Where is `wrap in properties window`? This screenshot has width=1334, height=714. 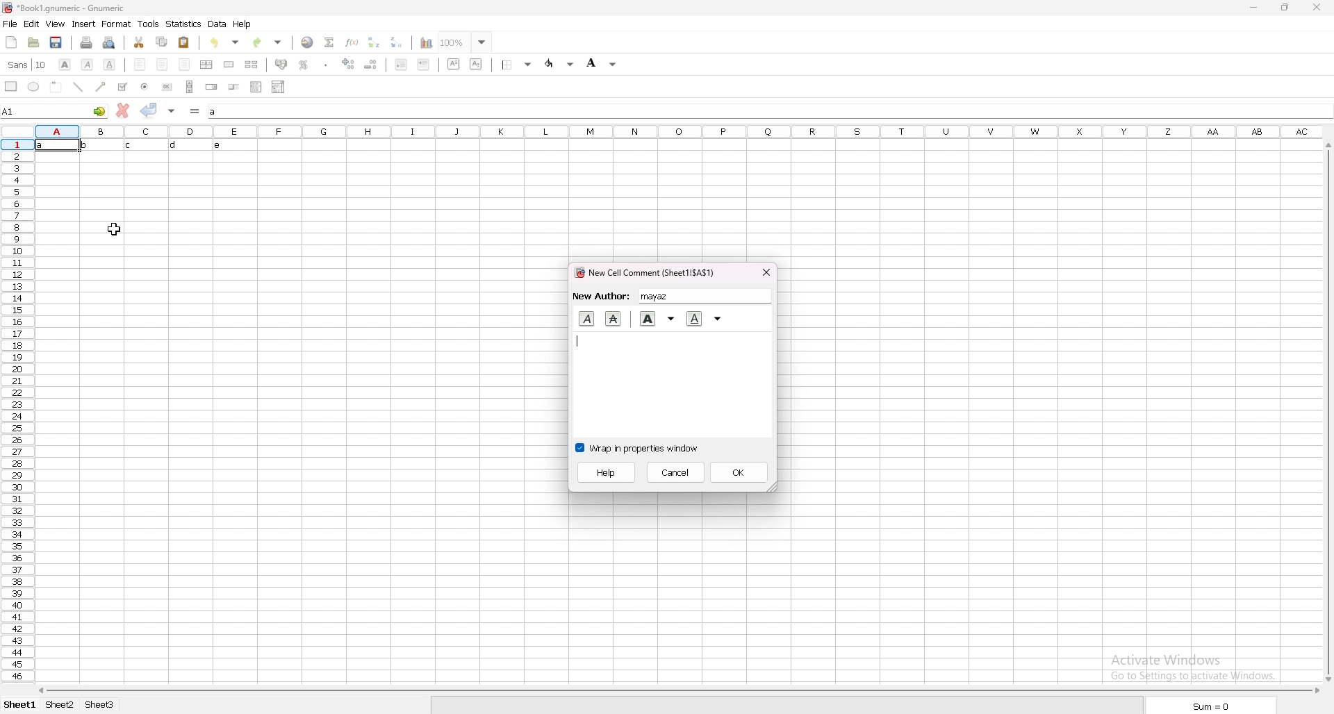
wrap in properties window is located at coordinates (639, 447).